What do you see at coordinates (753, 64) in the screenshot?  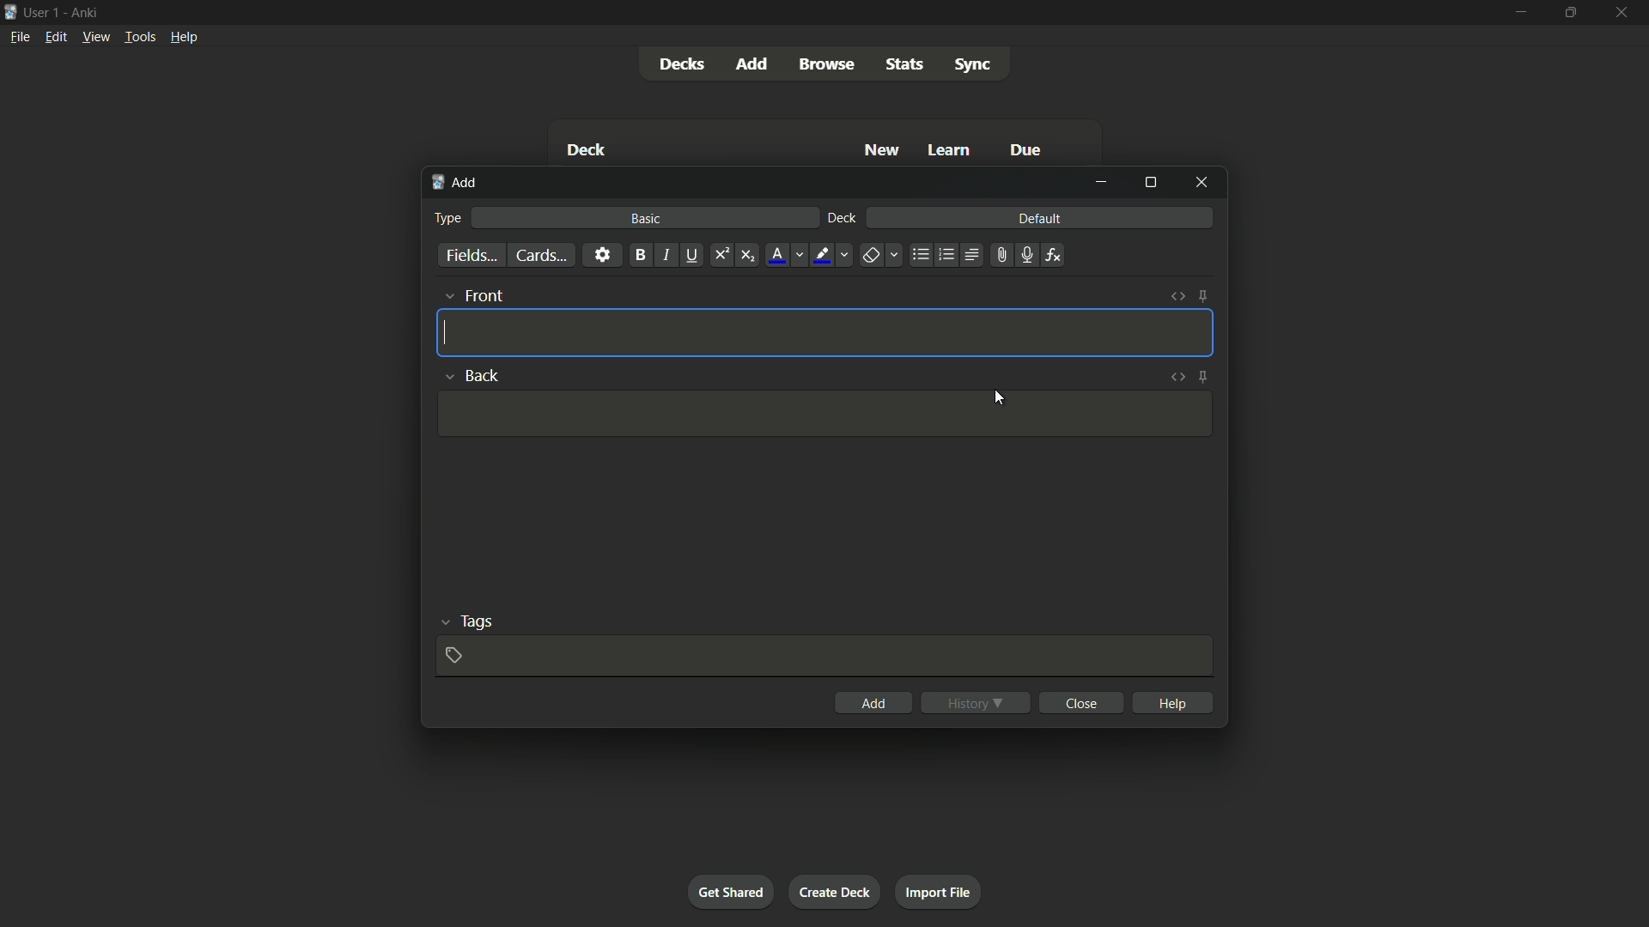 I see `add` at bounding box center [753, 64].